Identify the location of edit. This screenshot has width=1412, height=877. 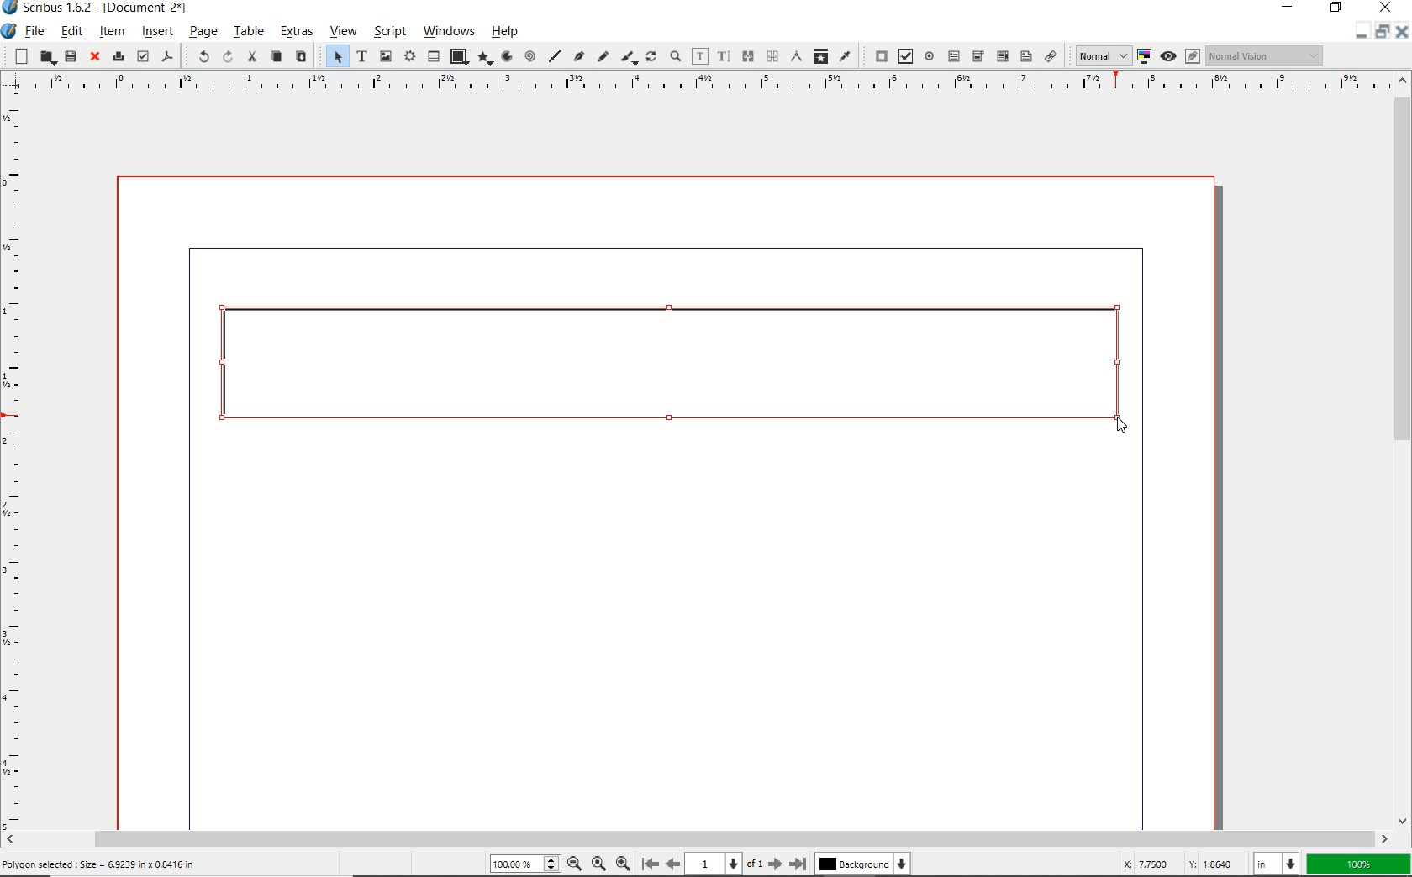
(72, 31).